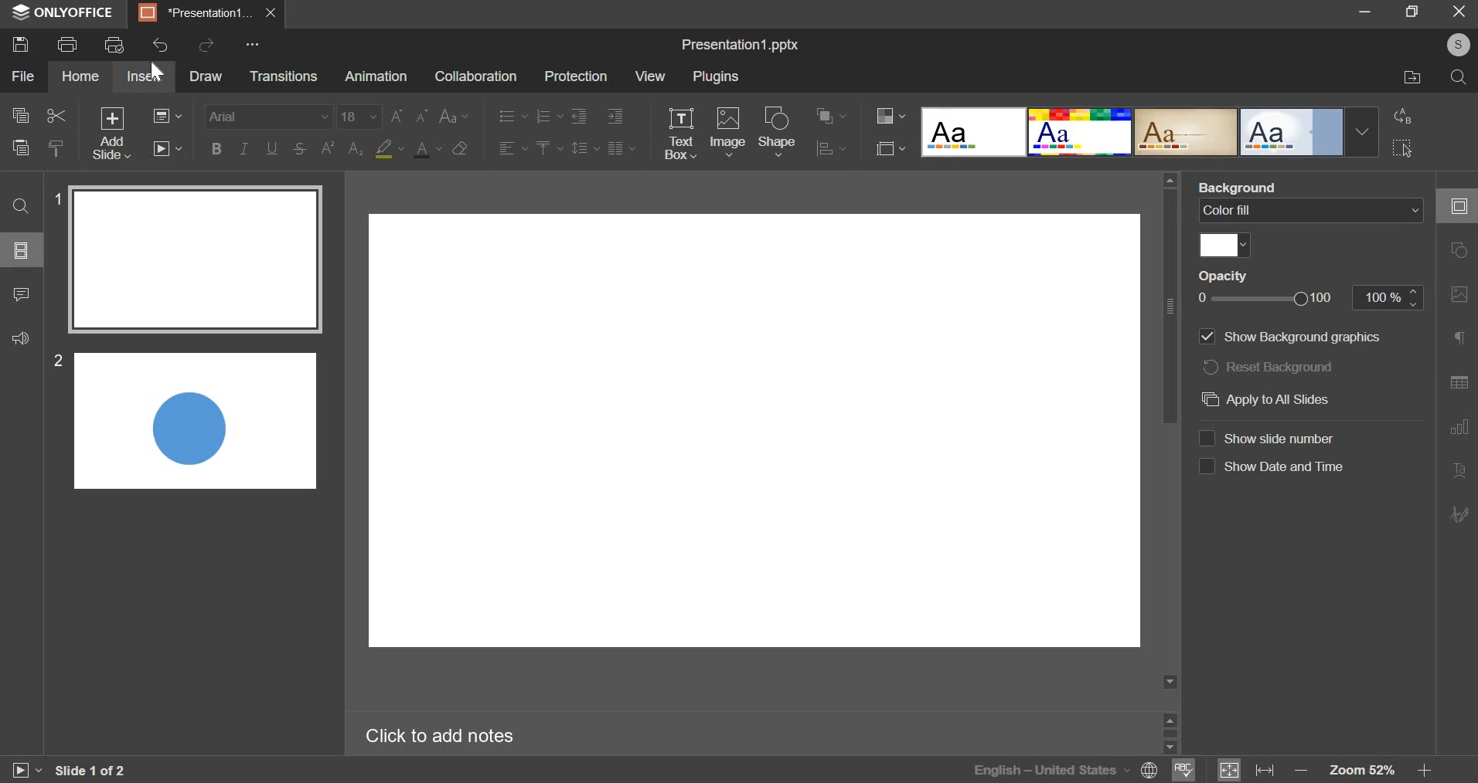 The height and width of the screenshot is (783, 1478). I want to click on decrease zoom, so click(1302, 770).